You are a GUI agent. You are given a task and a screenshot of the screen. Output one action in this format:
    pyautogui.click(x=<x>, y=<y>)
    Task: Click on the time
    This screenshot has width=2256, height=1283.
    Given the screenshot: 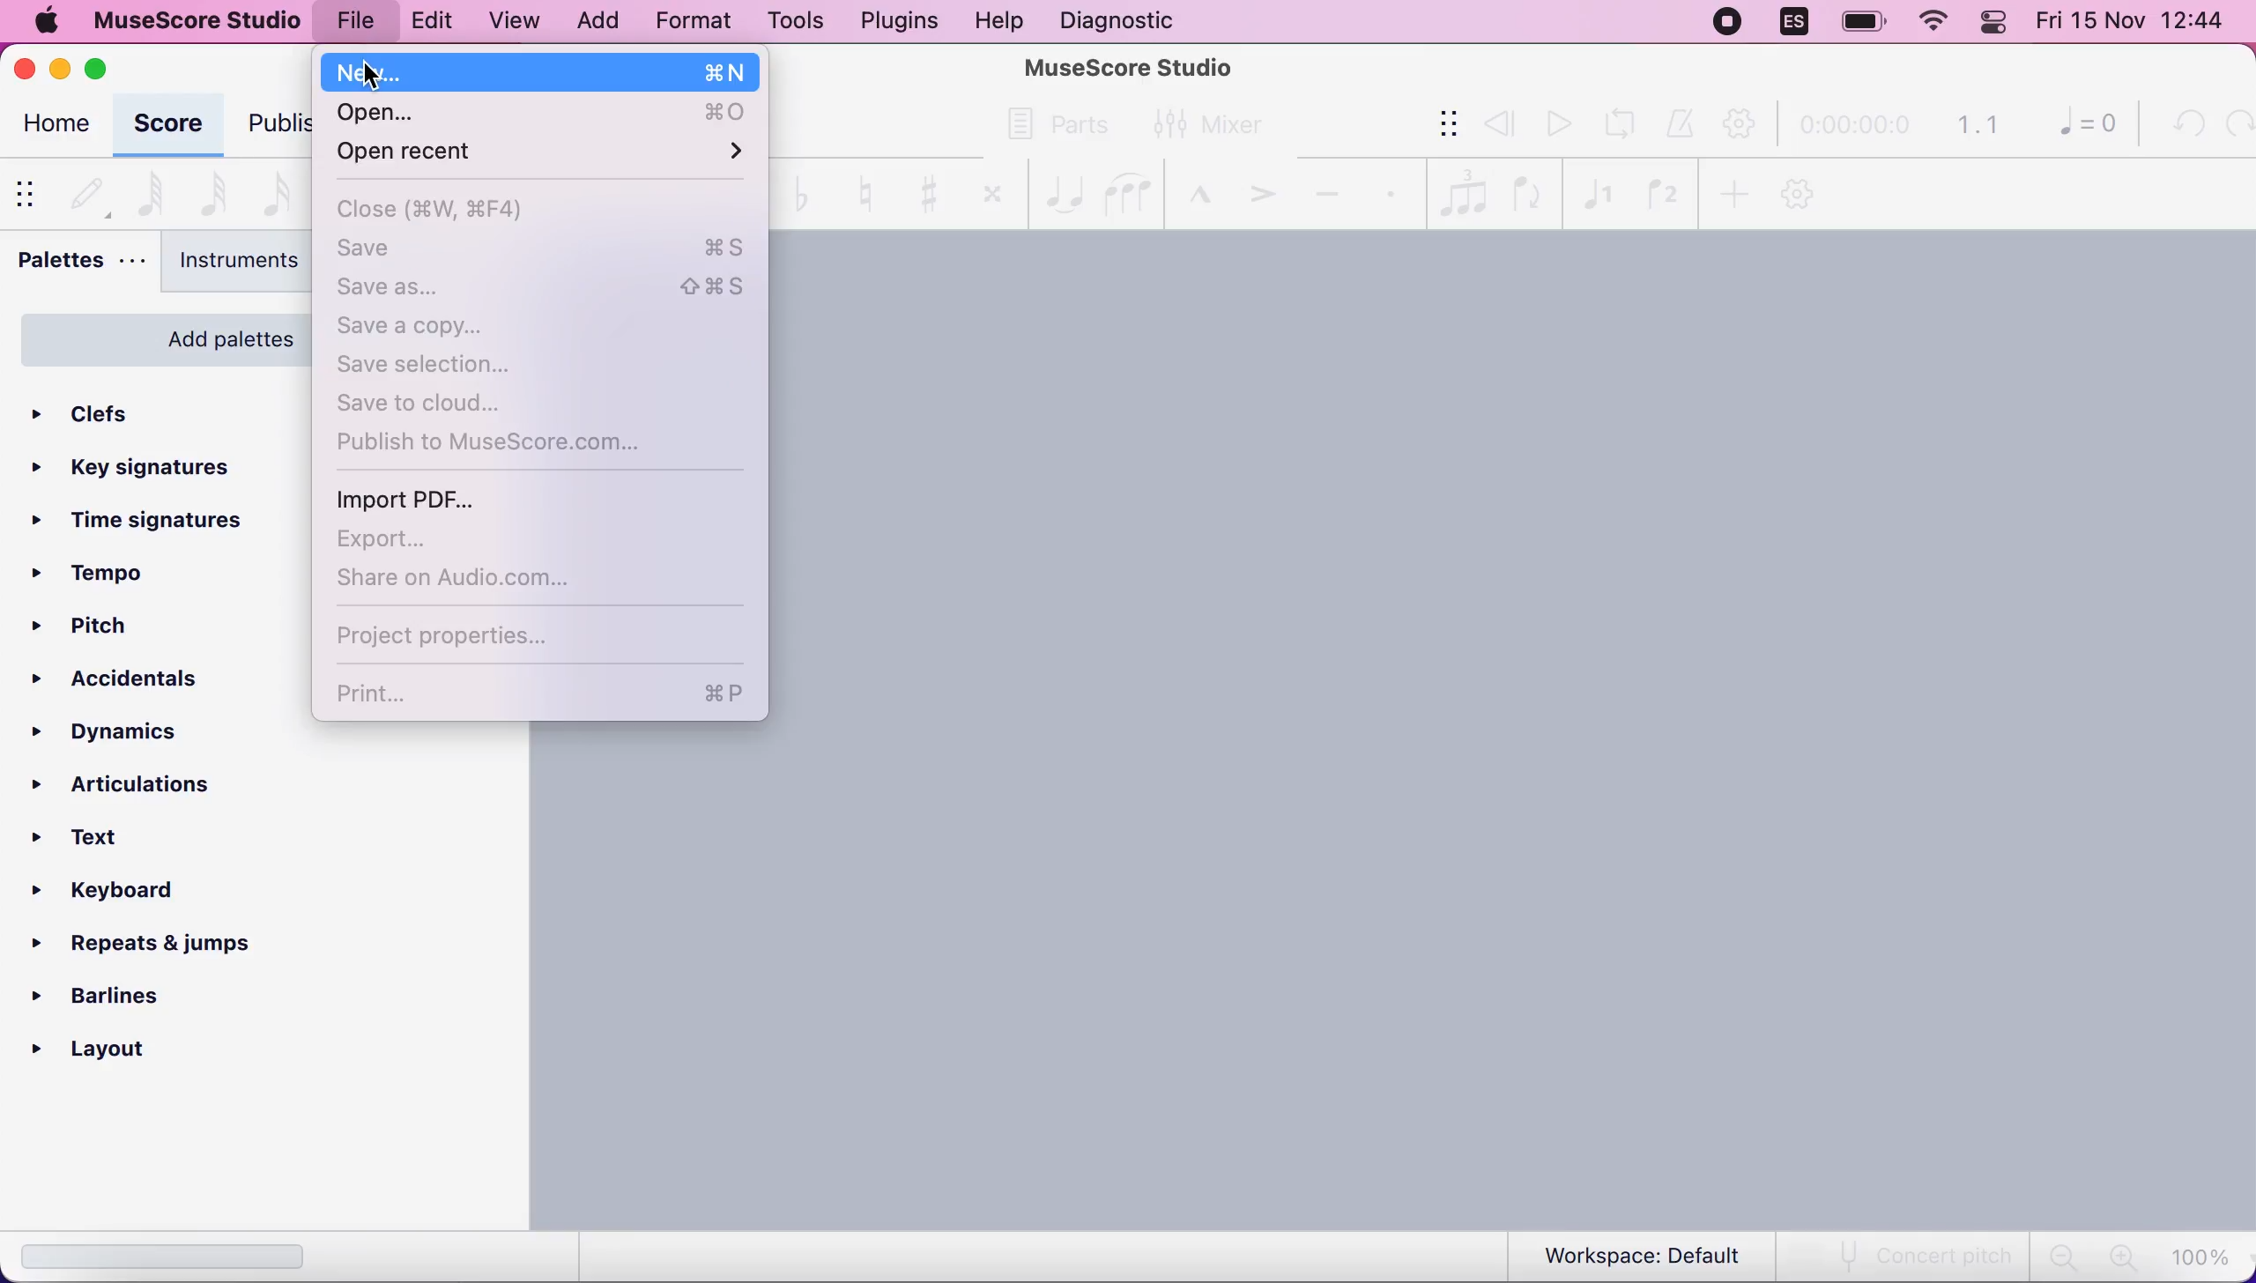 What is the action you would take?
    pyautogui.click(x=1852, y=127)
    